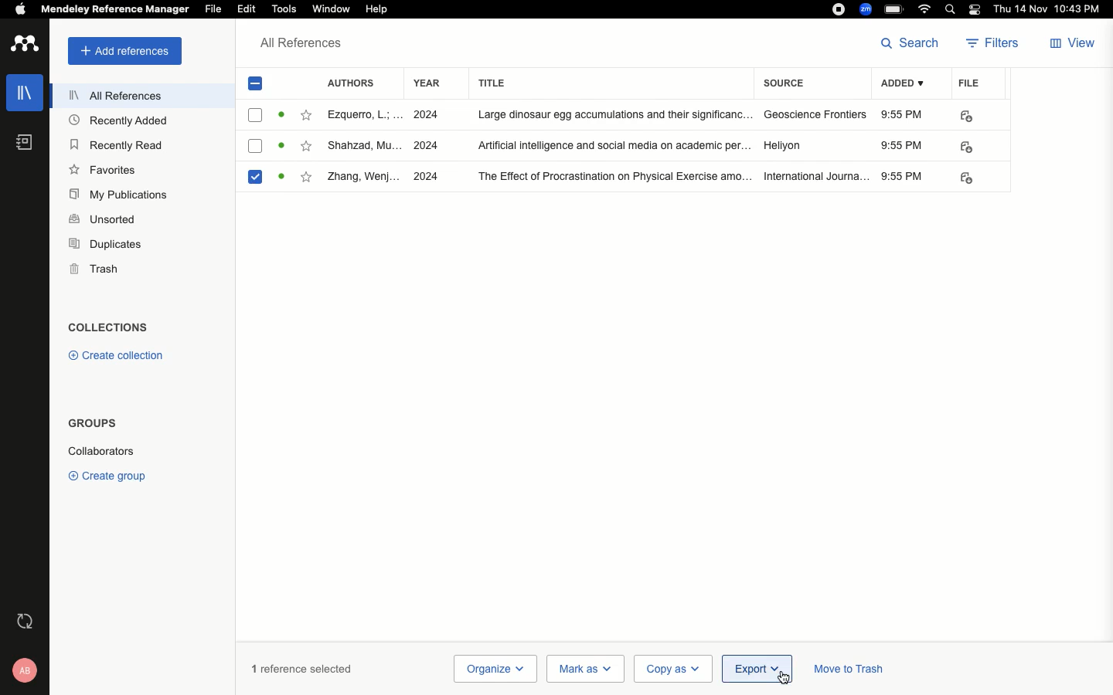 This screenshot has height=695, width=1113. What do you see at coordinates (26, 670) in the screenshot?
I see `Account and help` at bounding box center [26, 670].